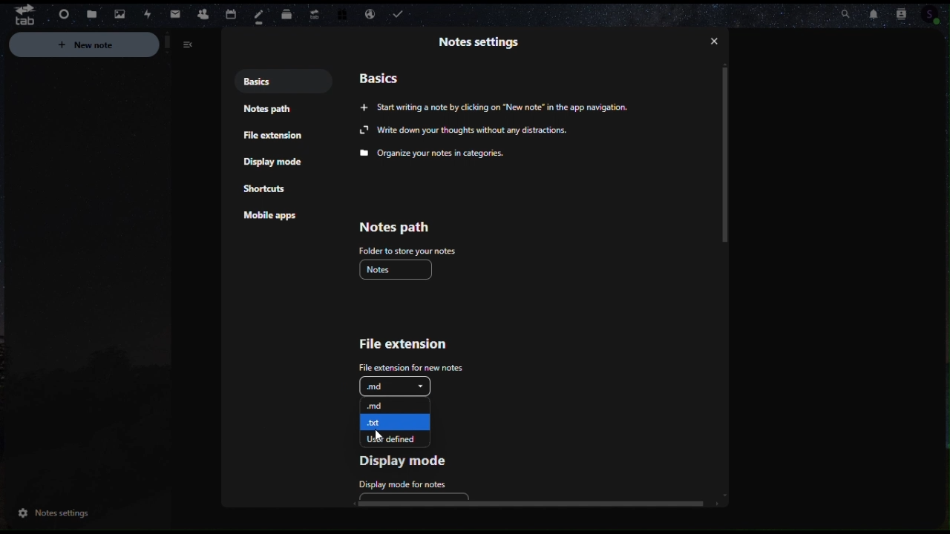 Image resolution: width=950 pixels, height=534 pixels. Describe the element at coordinates (842, 11) in the screenshot. I see `Search bar` at that location.